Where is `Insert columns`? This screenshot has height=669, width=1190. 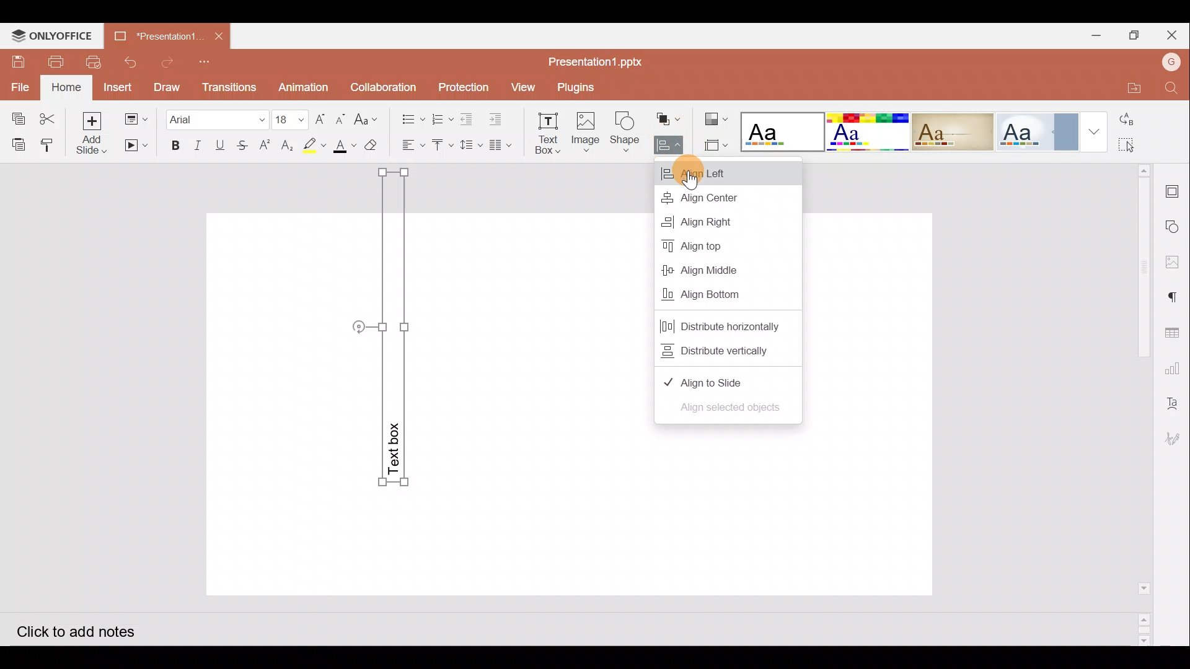 Insert columns is located at coordinates (505, 143).